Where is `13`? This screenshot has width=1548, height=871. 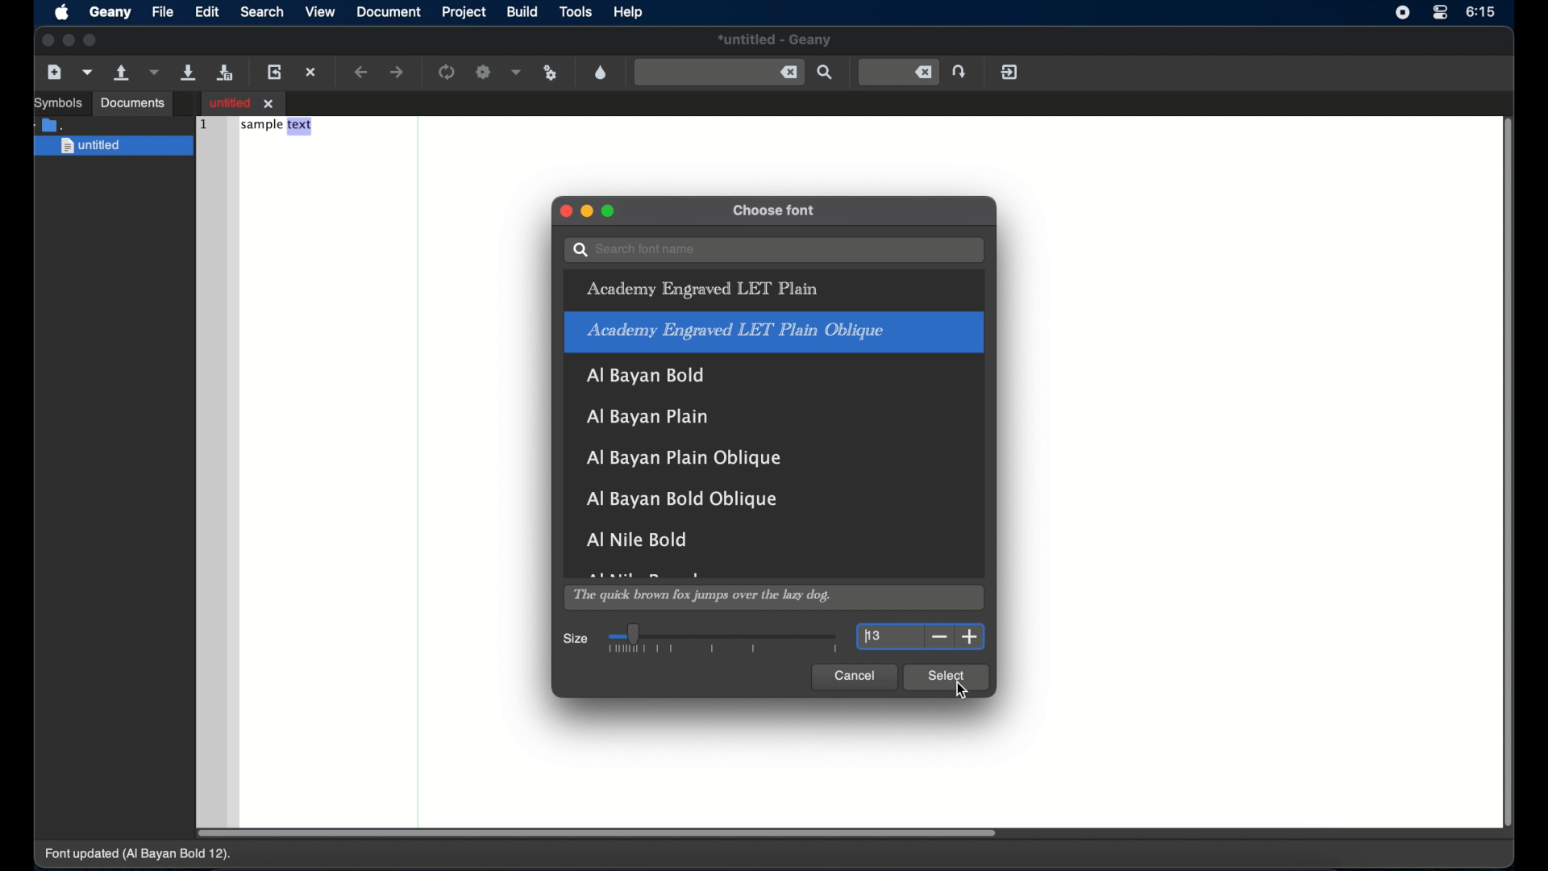 13 is located at coordinates (873, 636).